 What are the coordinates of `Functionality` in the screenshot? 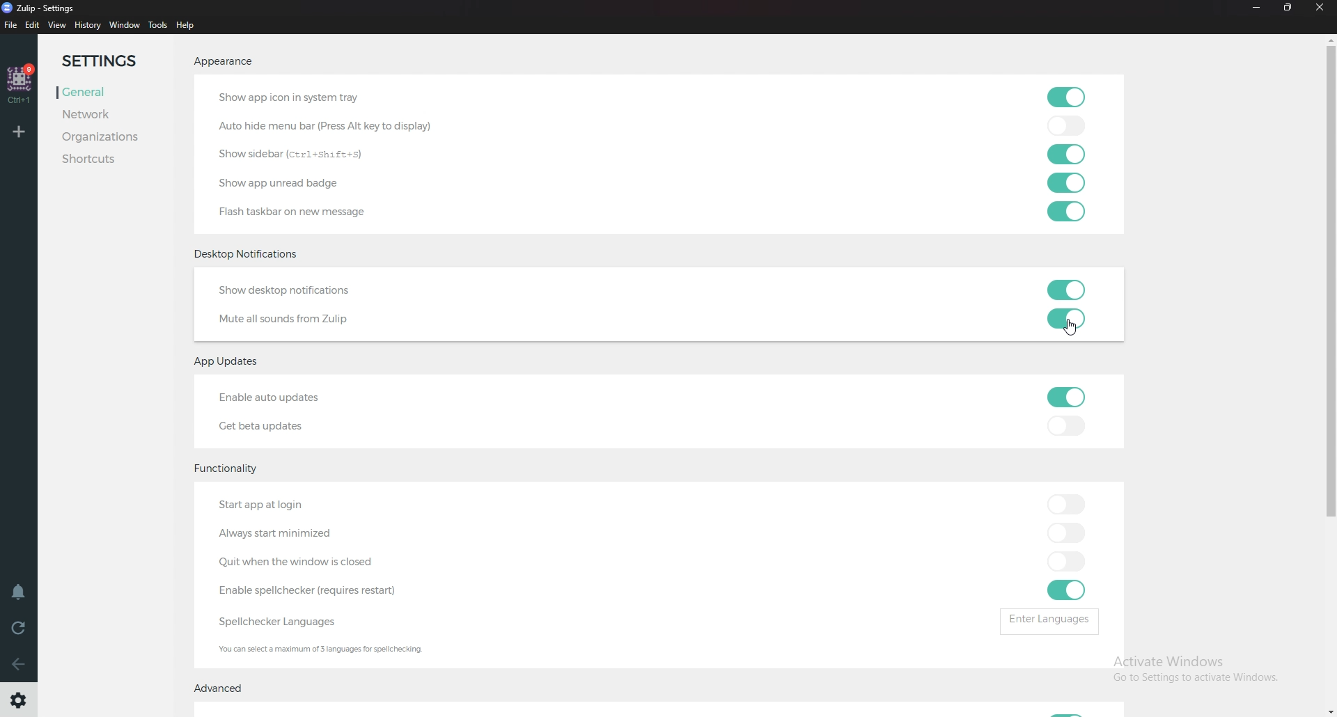 It's located at (235, 471).